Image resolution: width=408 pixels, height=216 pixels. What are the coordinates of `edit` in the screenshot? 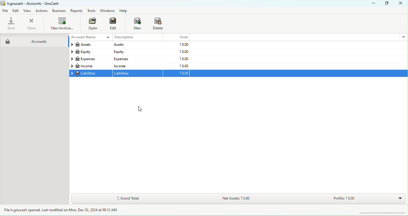 It's located at (16, 10).